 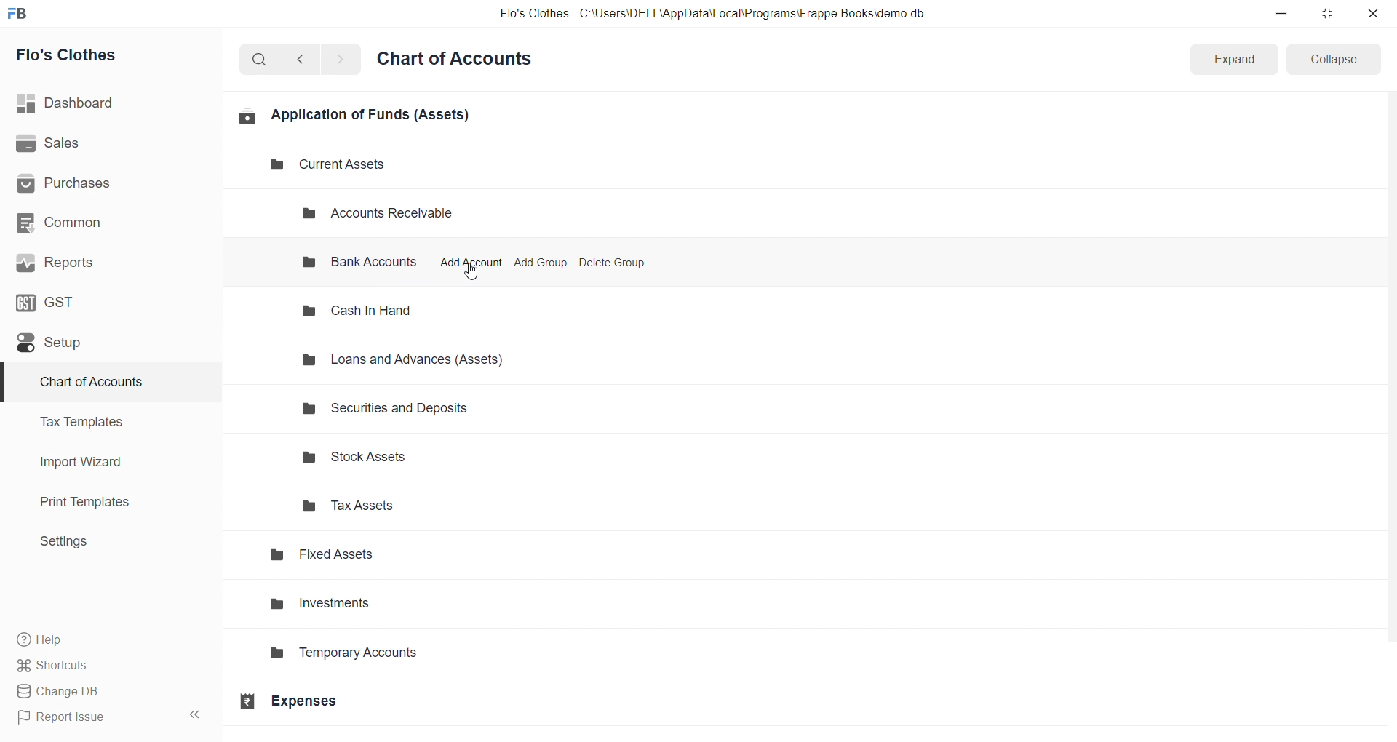 I want to click on Add Group, so click(x=542, y=263).